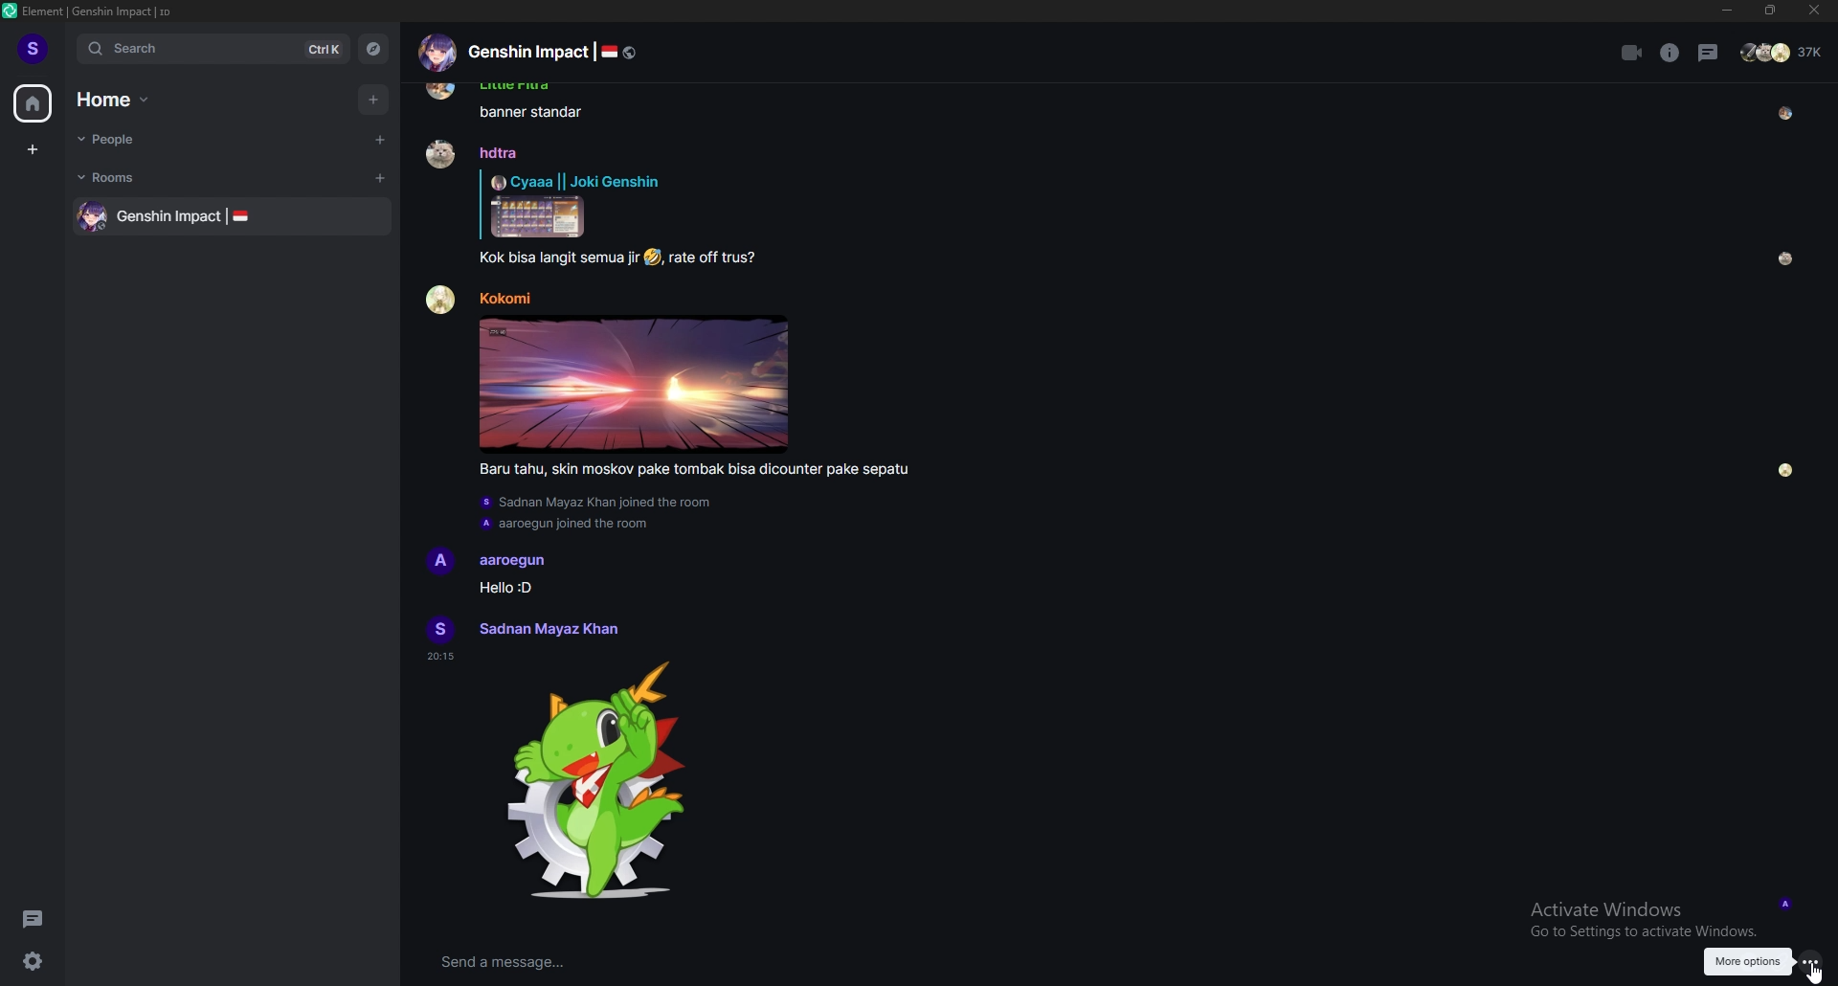 The width and height of the screenshot is (1838, 986). What do you see at coordinates (1729, 11) in the screenshot?
I see `minimize` at bounding box center [1729, 11].